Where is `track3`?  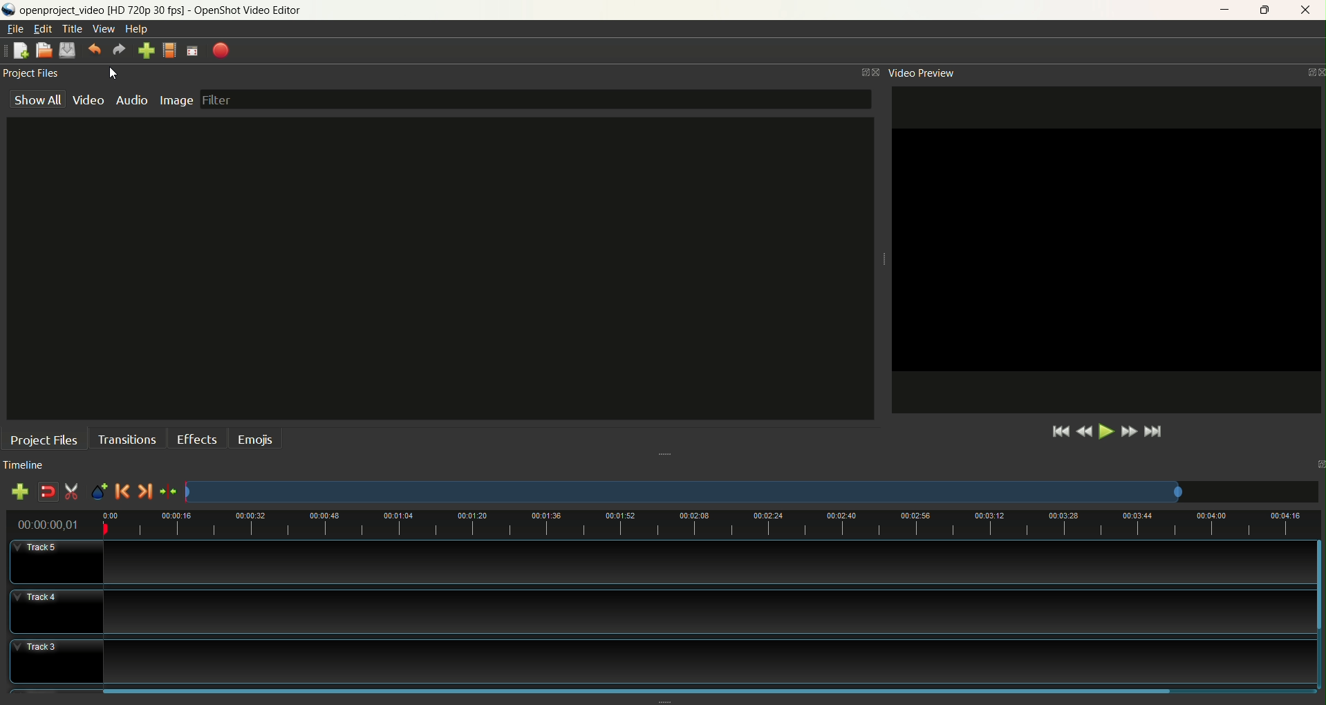
track3 is located at coordinates (664, 648).